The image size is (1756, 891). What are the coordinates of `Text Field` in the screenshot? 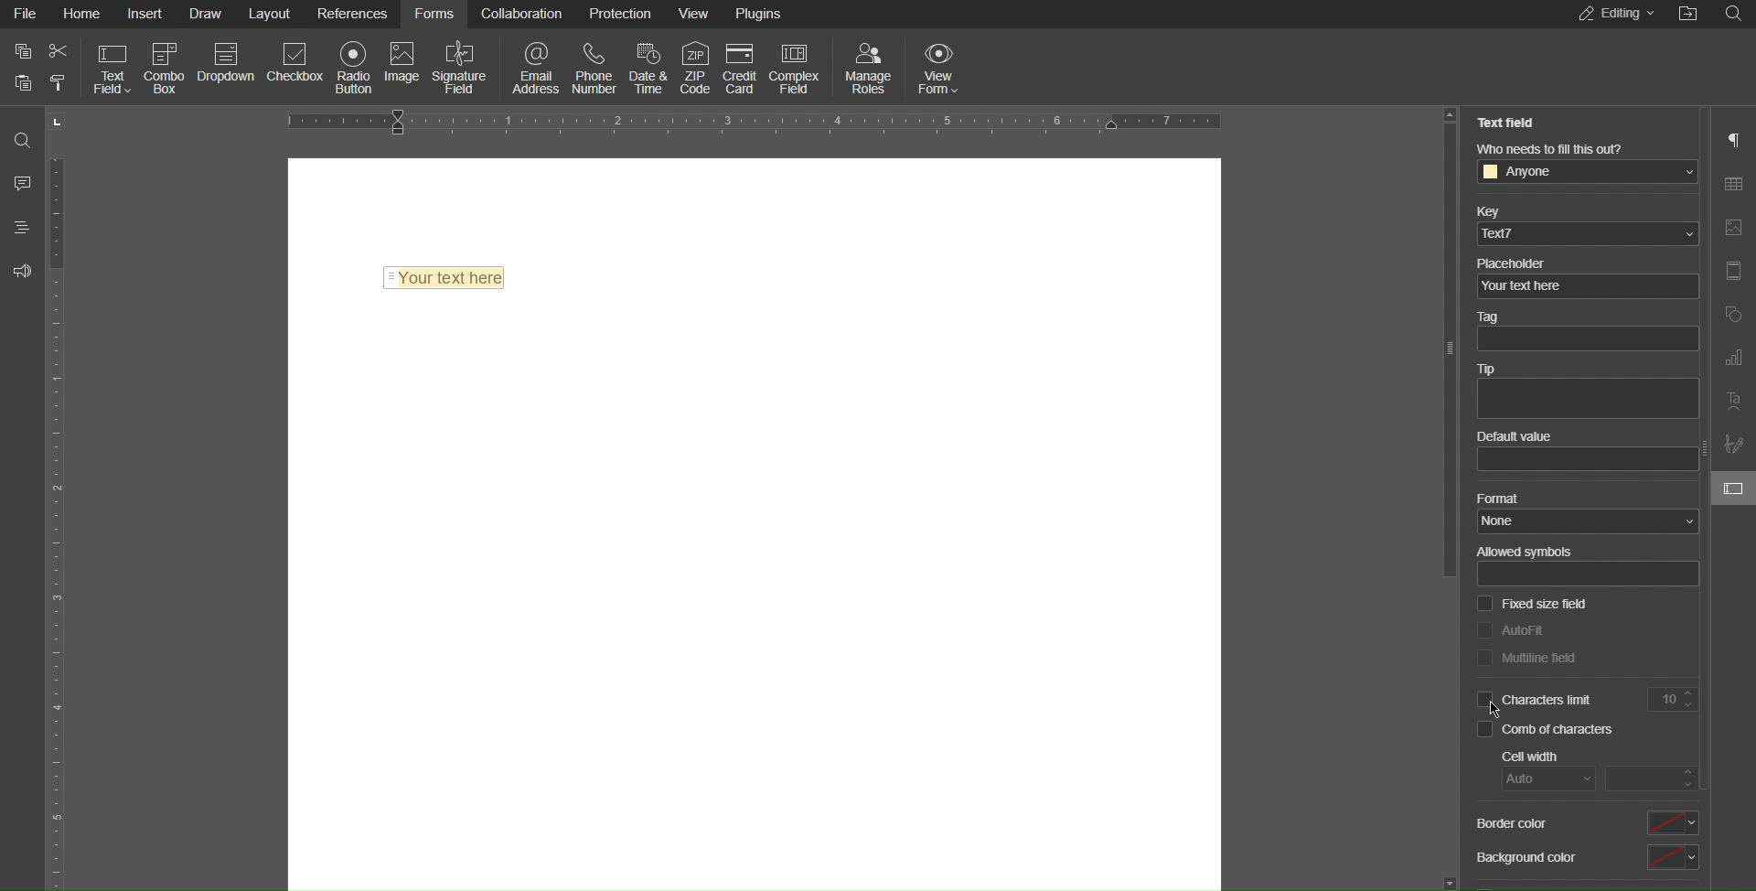 It's located at (1512, 123).